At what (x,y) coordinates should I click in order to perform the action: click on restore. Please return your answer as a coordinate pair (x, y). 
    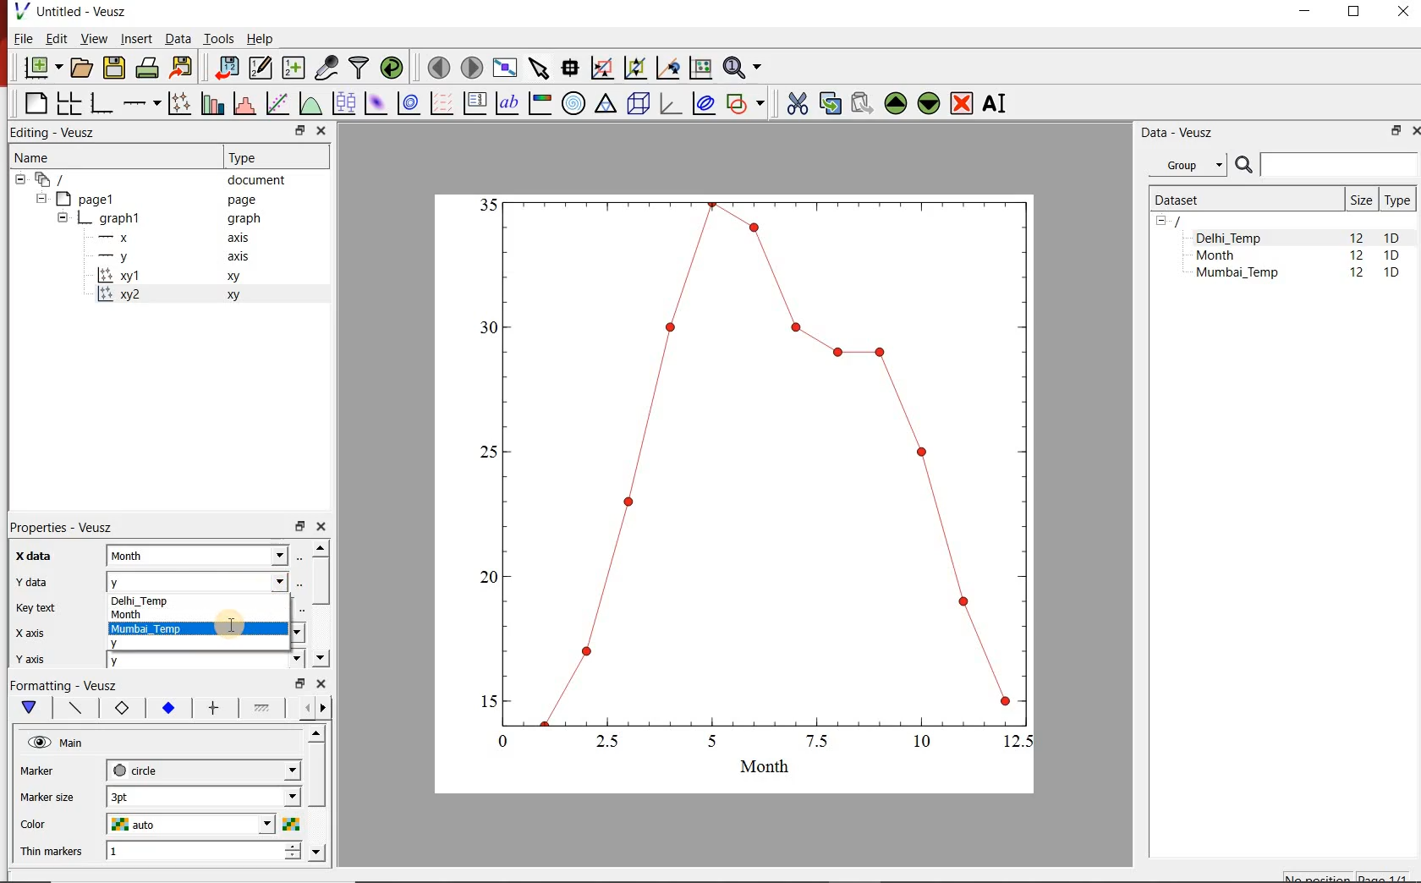
    Looking at the image, I should click on (302, 683).